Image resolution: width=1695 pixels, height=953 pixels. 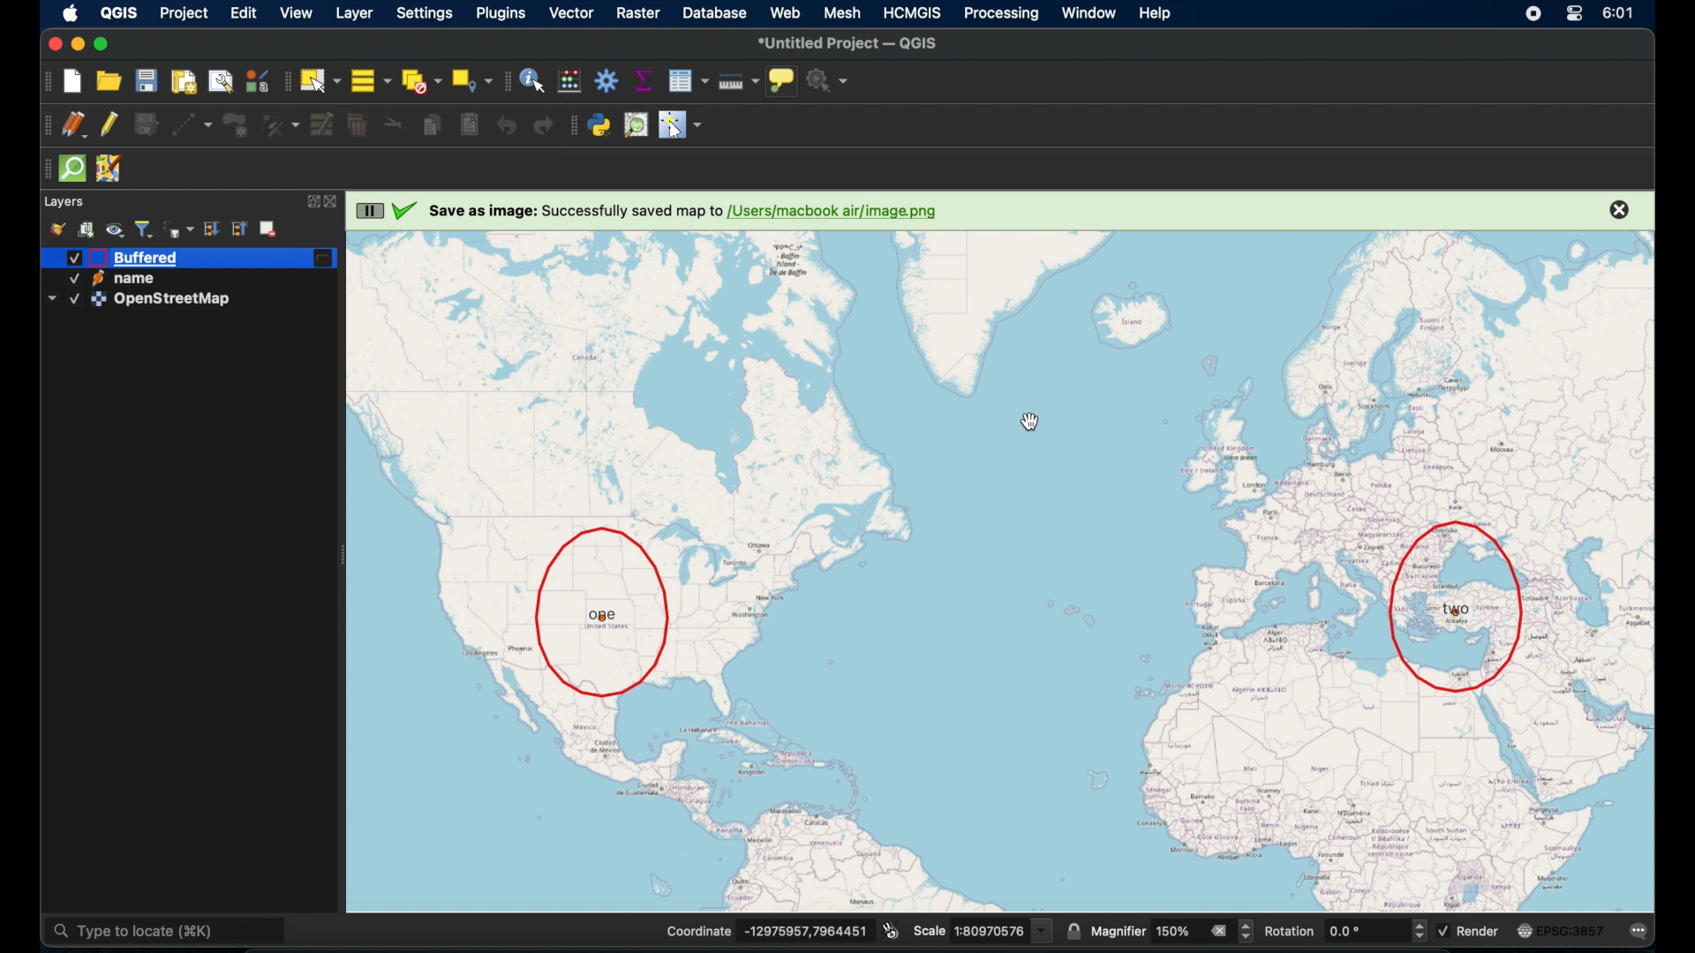 I want to click on EPSG:3875, so click(x=1572, y=931).